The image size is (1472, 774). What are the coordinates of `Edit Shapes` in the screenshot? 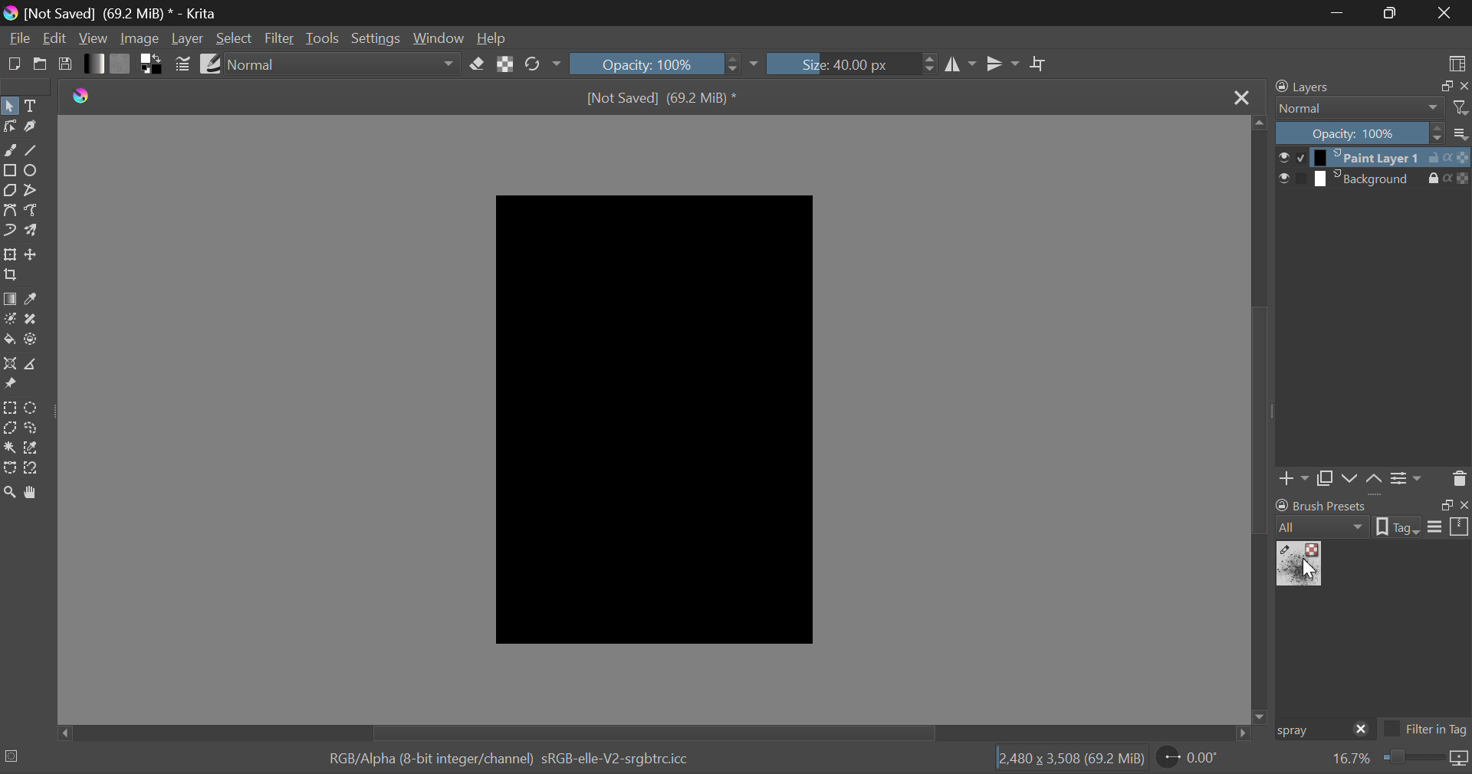 It's located at (11, 126).